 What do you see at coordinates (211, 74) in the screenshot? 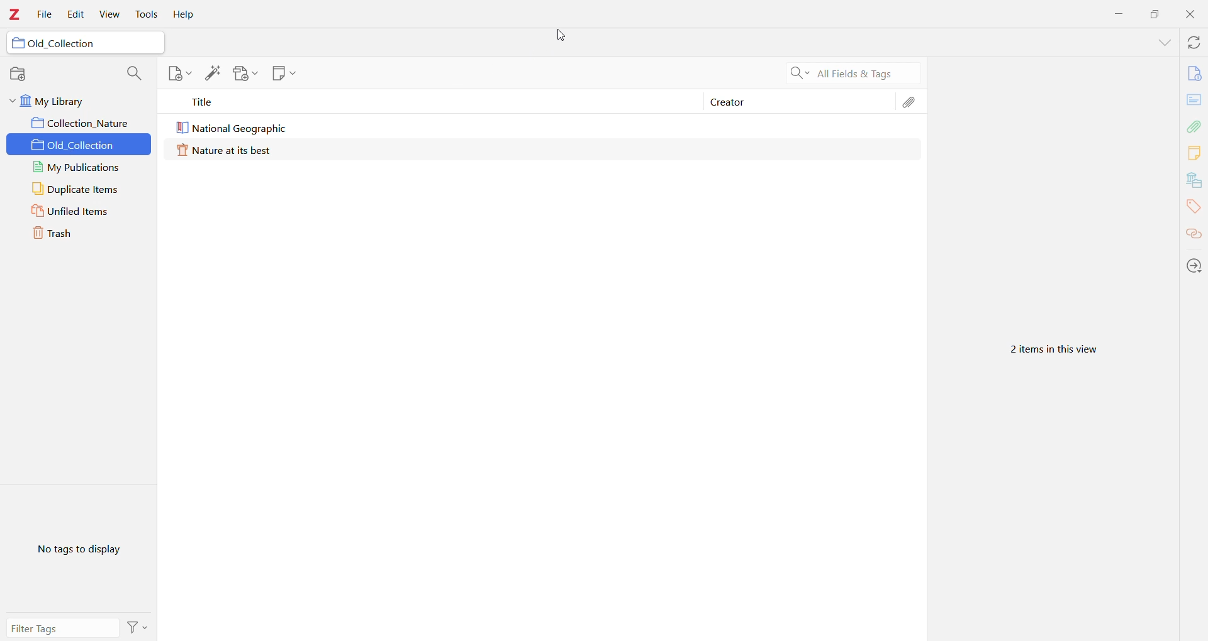
I see `Add Item(s) by Identifier` at bounding box center [211, 74].